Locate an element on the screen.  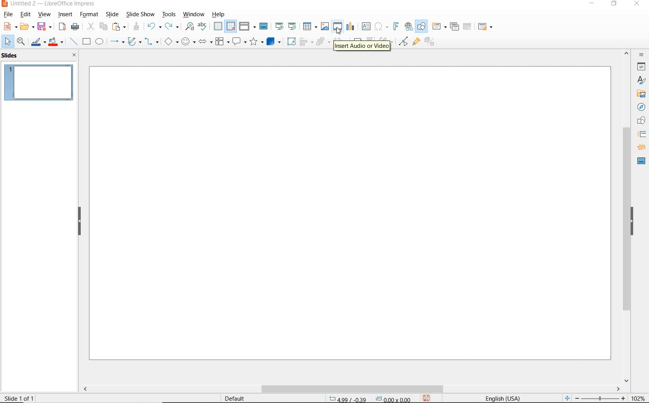
STYLES is located at coordinates (642, 81).